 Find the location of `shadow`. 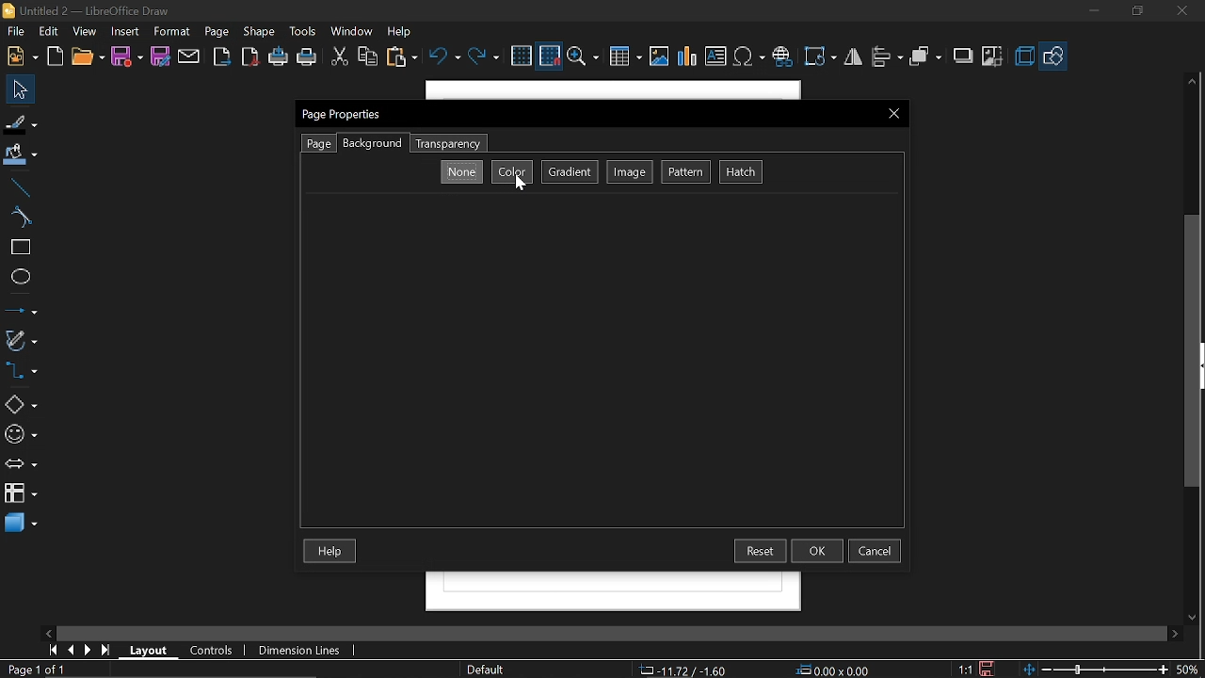

shadow is located at coordinates (962, 56).